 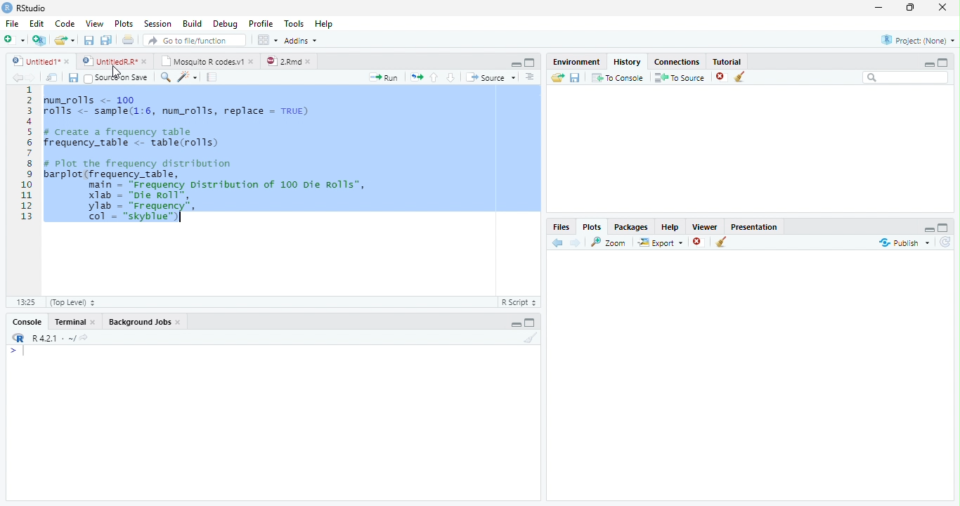 What do you see at coordinates (929, 230) in the screenshot?
I see `Hide` at bounding box center [929, 230].